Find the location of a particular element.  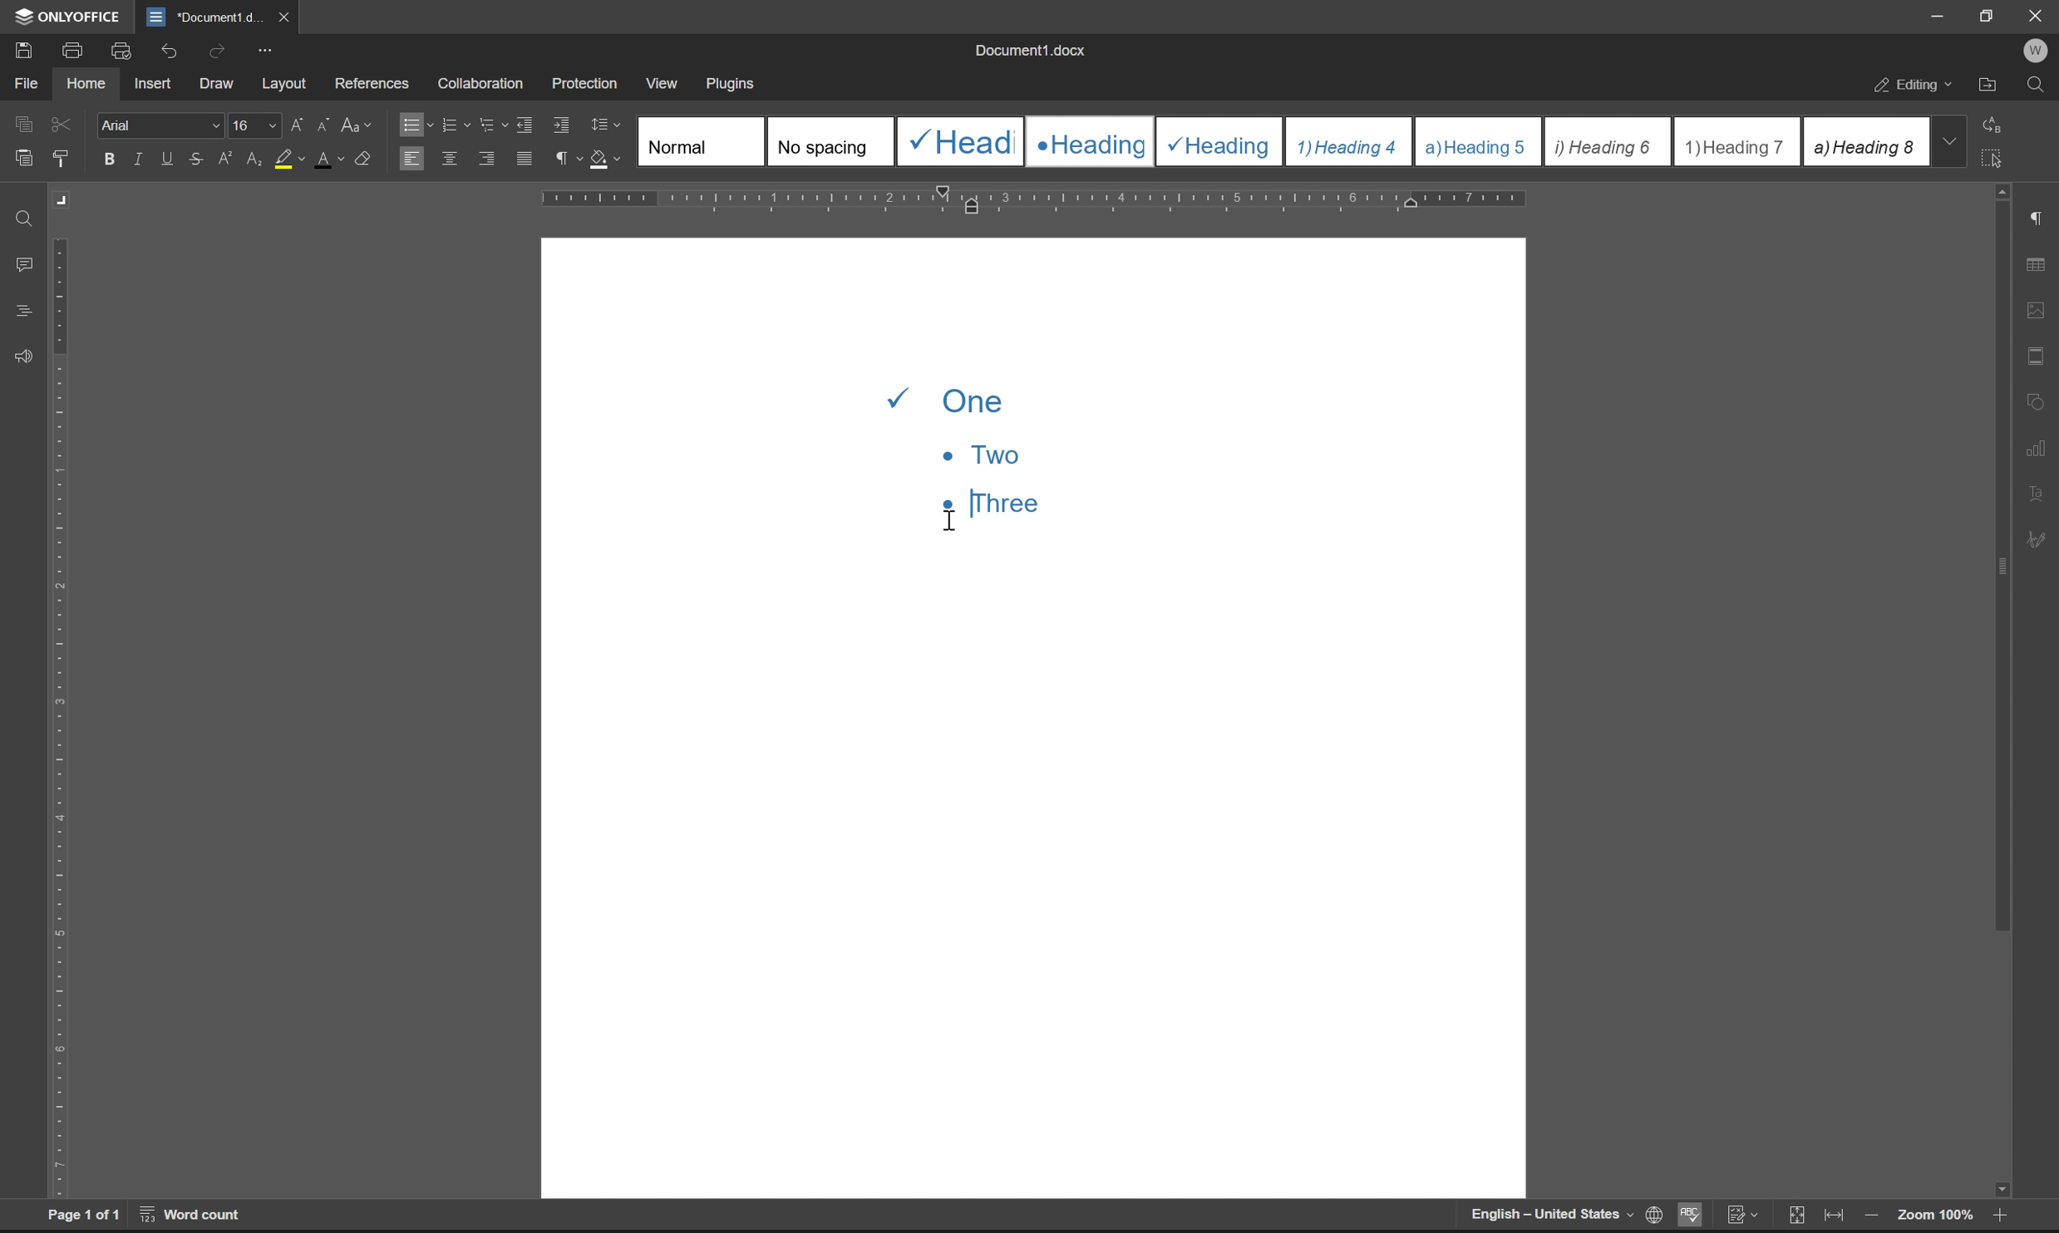

cut is located at coordinates (63, 124).